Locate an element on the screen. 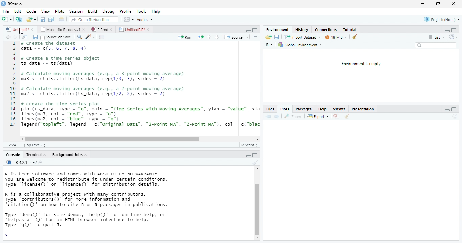 Image resolution: width=462 pixels, height=243 pixels. Load workspace is located at coordinates (268, 37).